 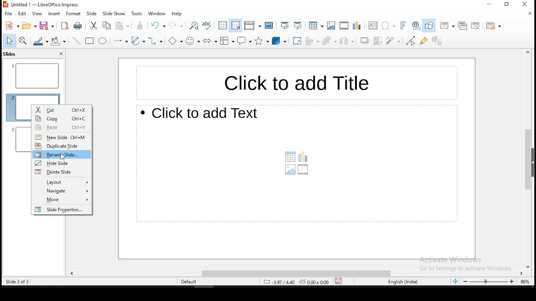 I want to click on new, so click(x=12, y=25).